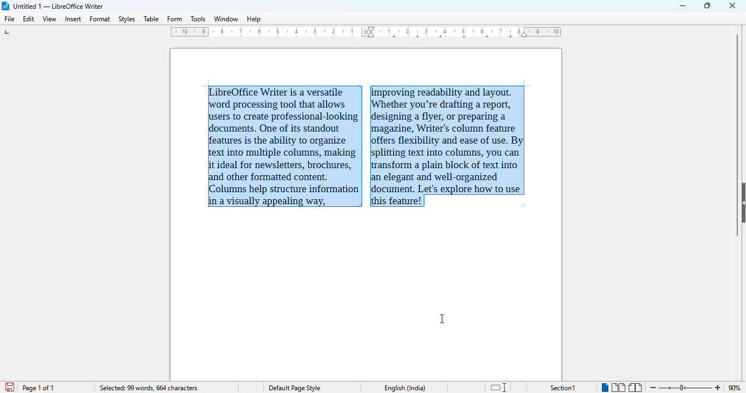 The width and height of the screenshot is (746, 393). I want to click on Default page style, so click(294, 388).